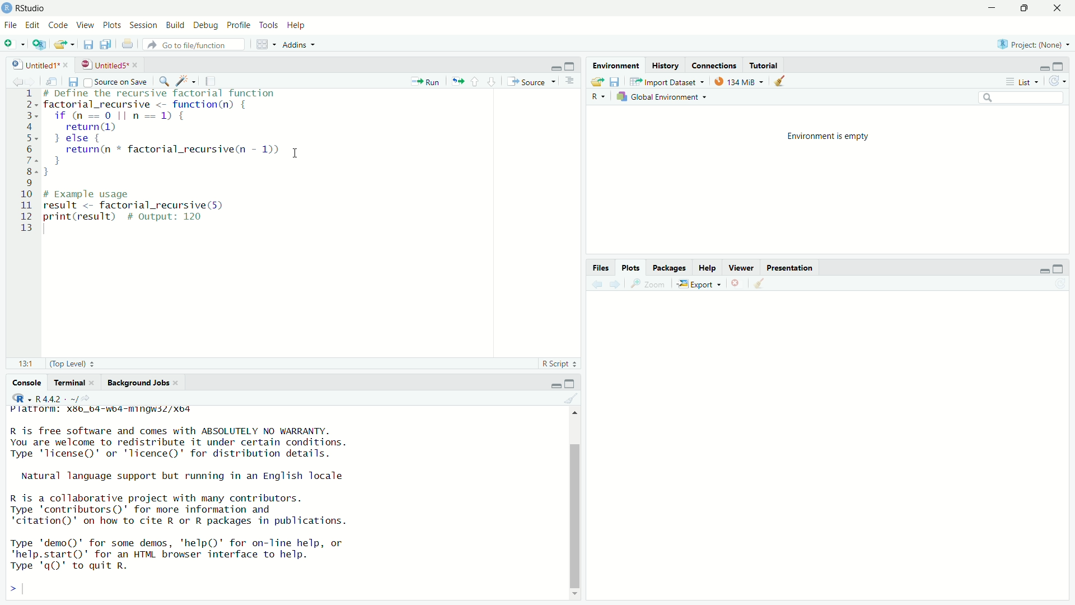 The height and width of the screenshot is (605, 1075). Describe the element at coordinates (990, 8) in the screenshot. I see `Minimize` at that location.